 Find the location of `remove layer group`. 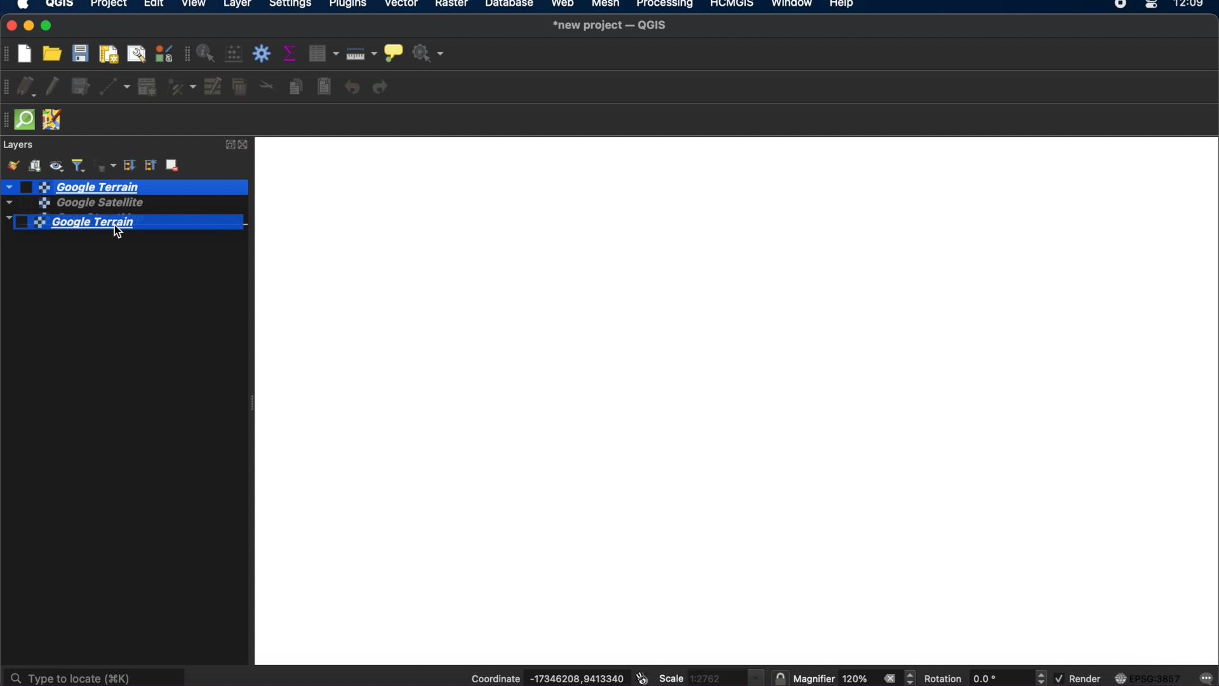

remove layer group is located at coordinates (174, 167).